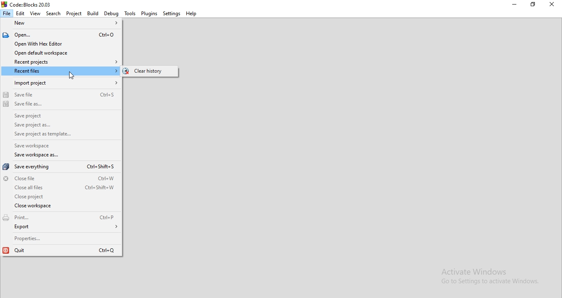  Describe the element at coordinates (533, 5) in the screenshot. I see `Restore` at that location.